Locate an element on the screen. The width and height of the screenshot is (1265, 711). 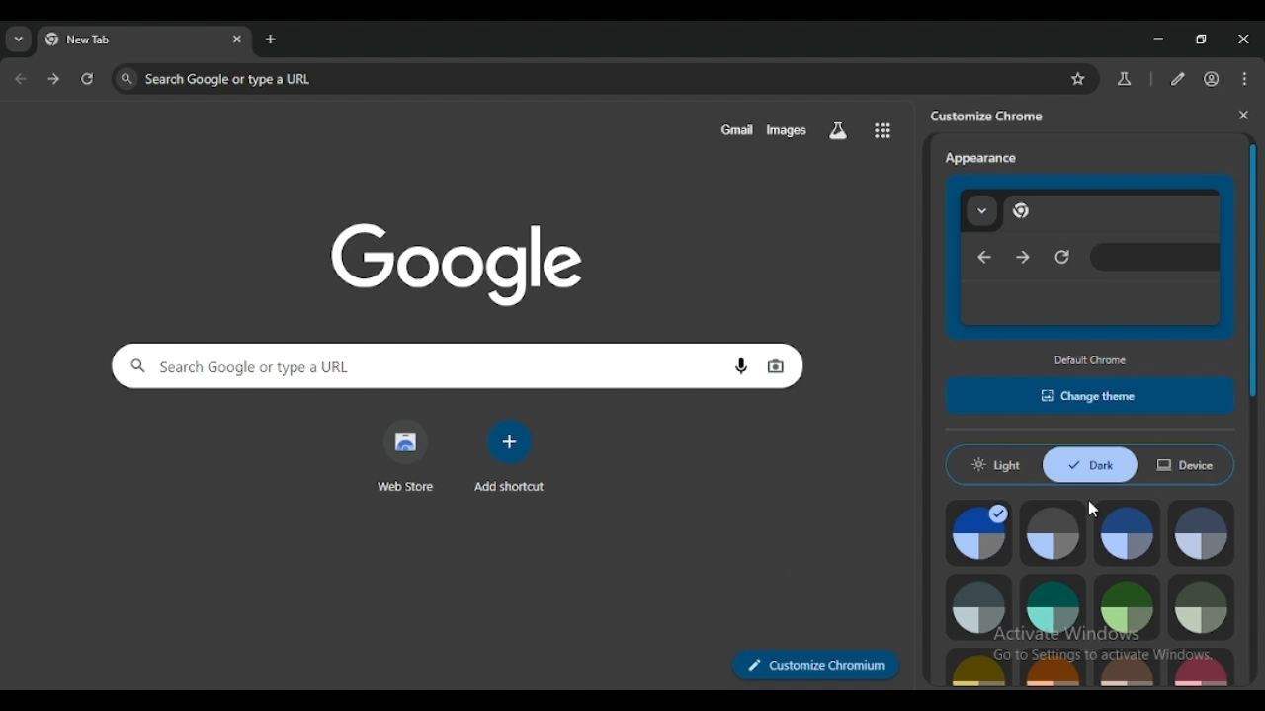
google logo is located at coordinates (459, 263).